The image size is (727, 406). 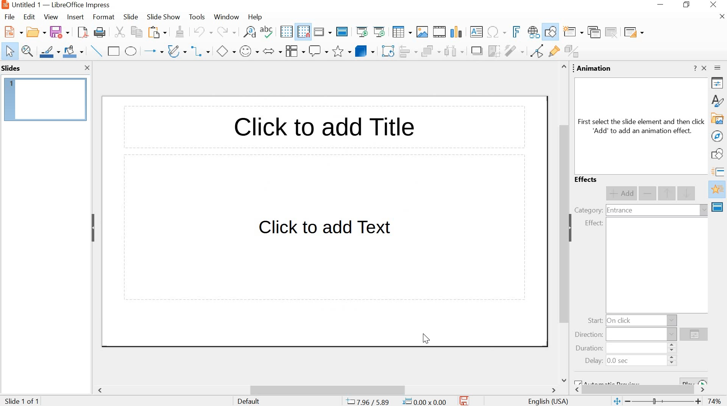 What do you see at coordinates (225, 52) in the screenshot?
I see `basic shapes` at bounding box center [225, 52].